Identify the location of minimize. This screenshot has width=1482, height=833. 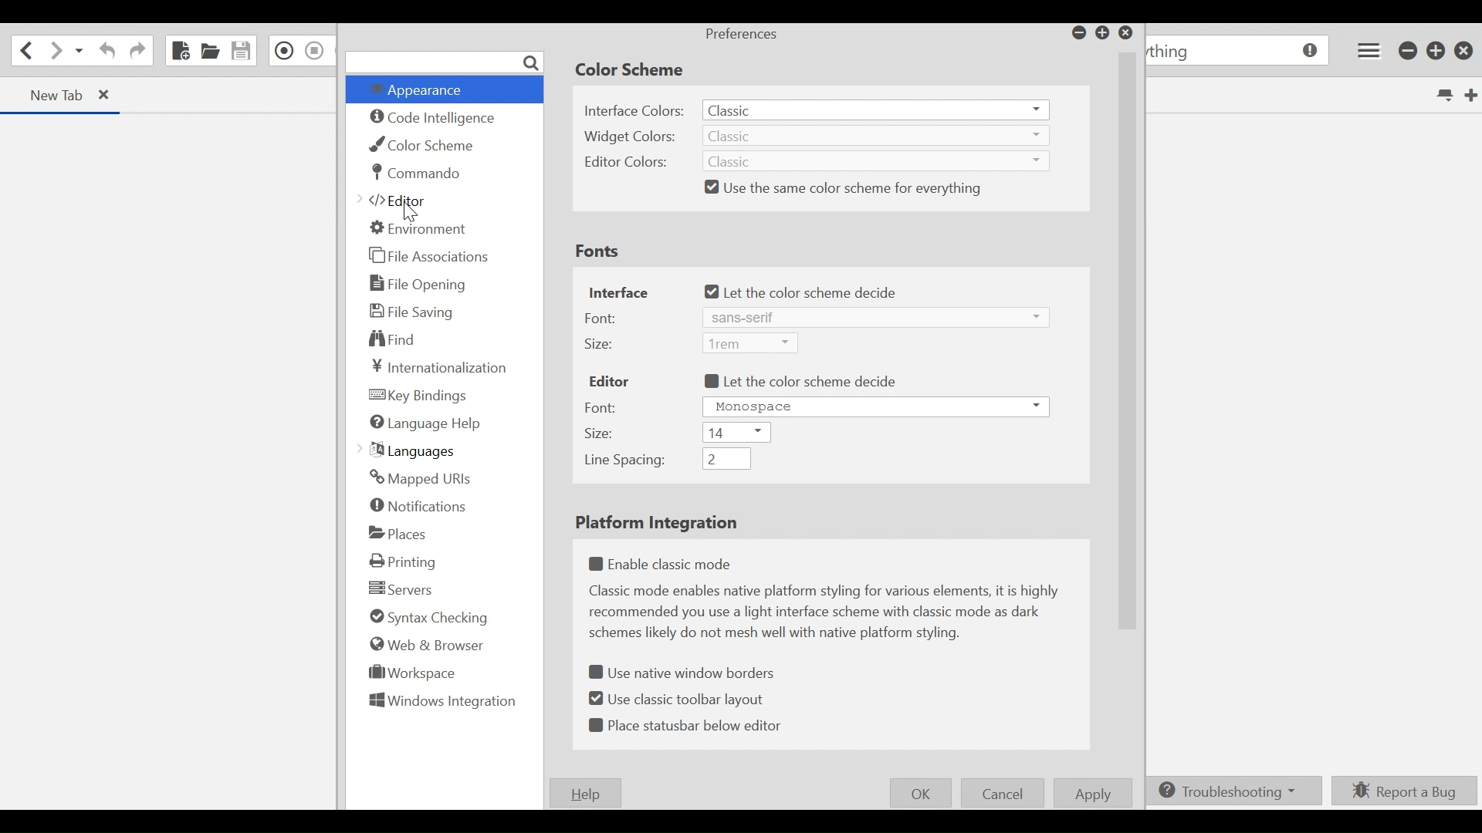
(1078, 32).